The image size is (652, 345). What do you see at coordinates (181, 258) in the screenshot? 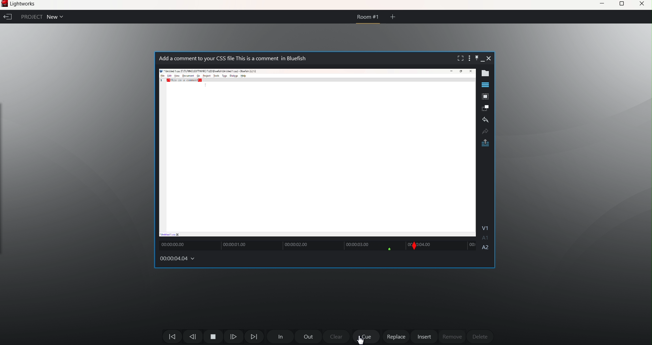
I see `00:00:04:04 (Time changed)` at bounding box center [181, 258].